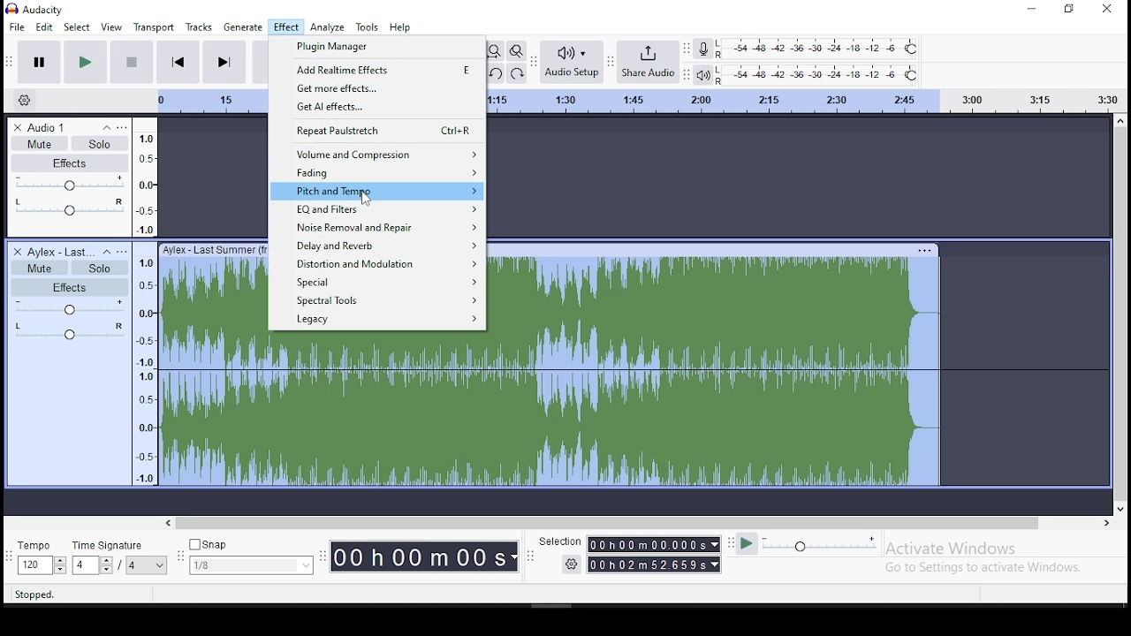  I want to click on spectral tools, so click(379, 302).